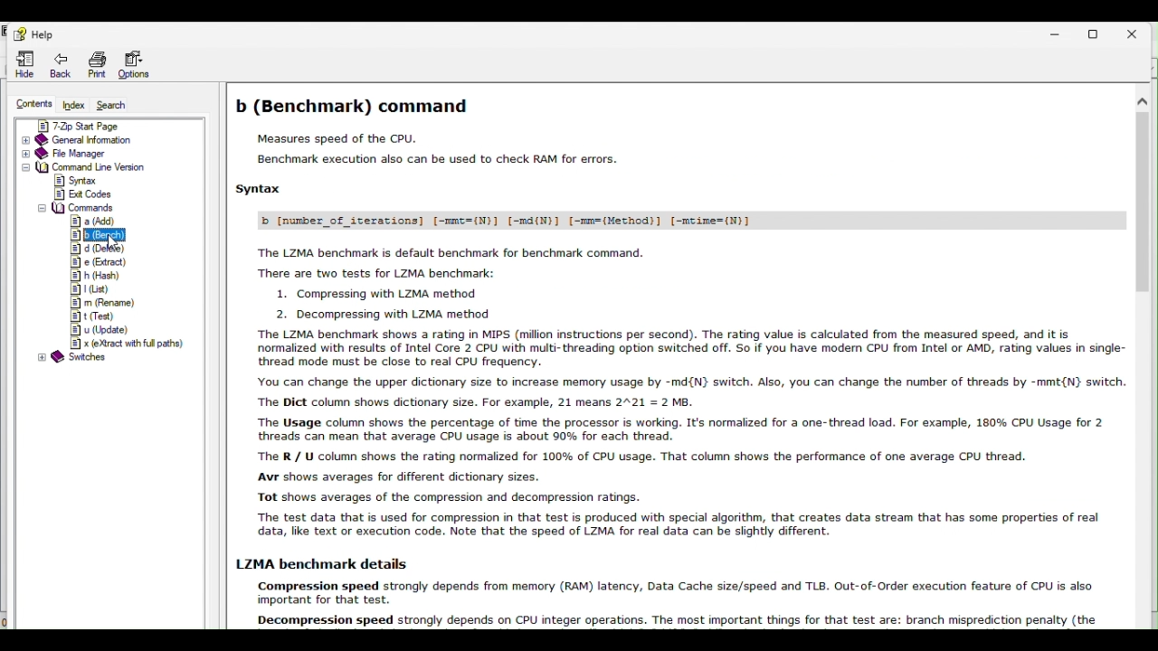 This screenshot has width=1158, height=651. I want to click on l, so click(94, 289).